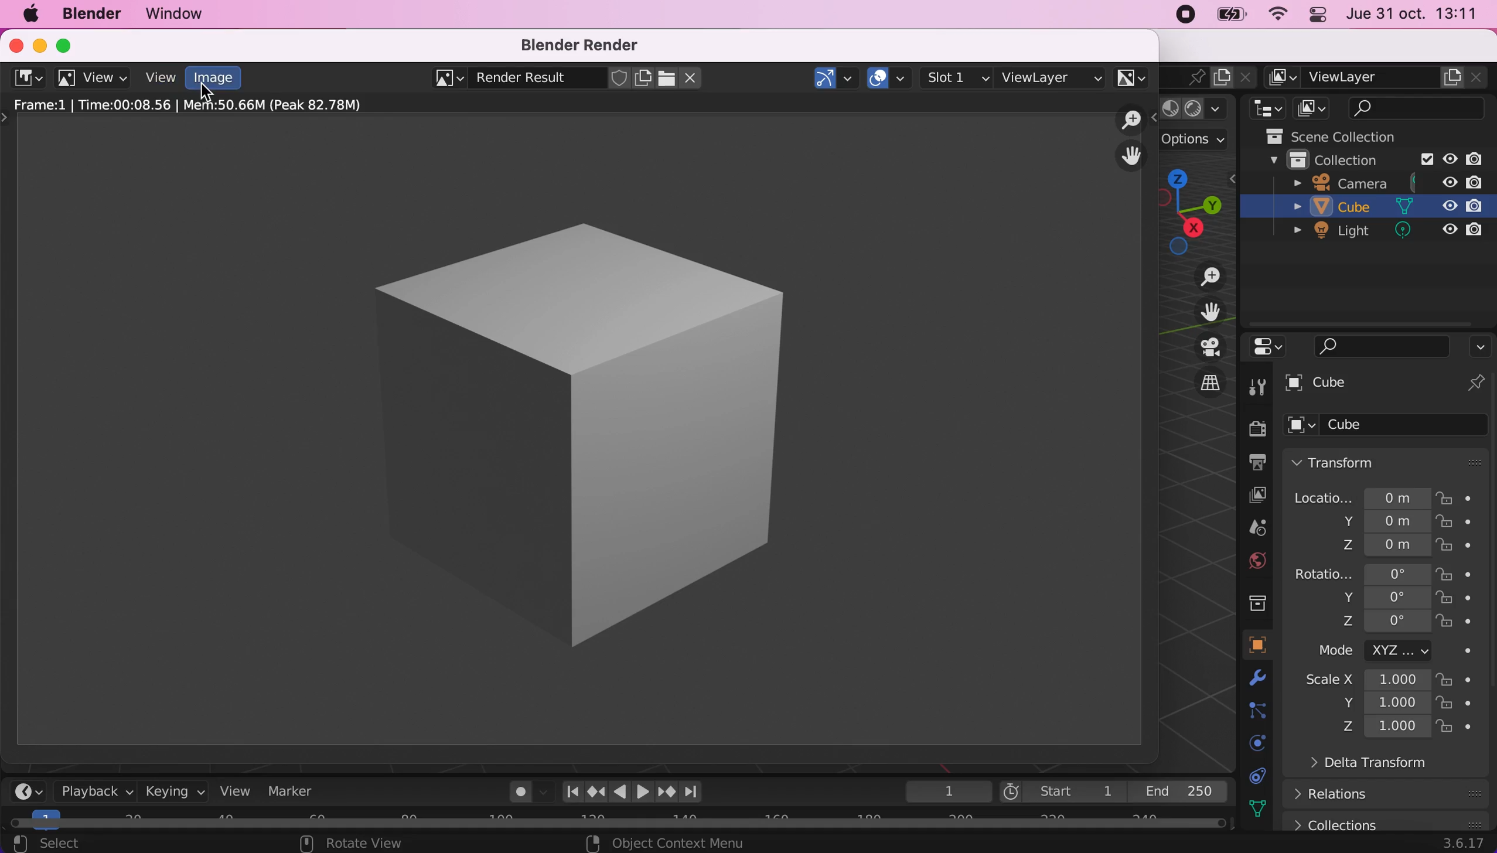  I want to click on scene, so click(1187, 76).